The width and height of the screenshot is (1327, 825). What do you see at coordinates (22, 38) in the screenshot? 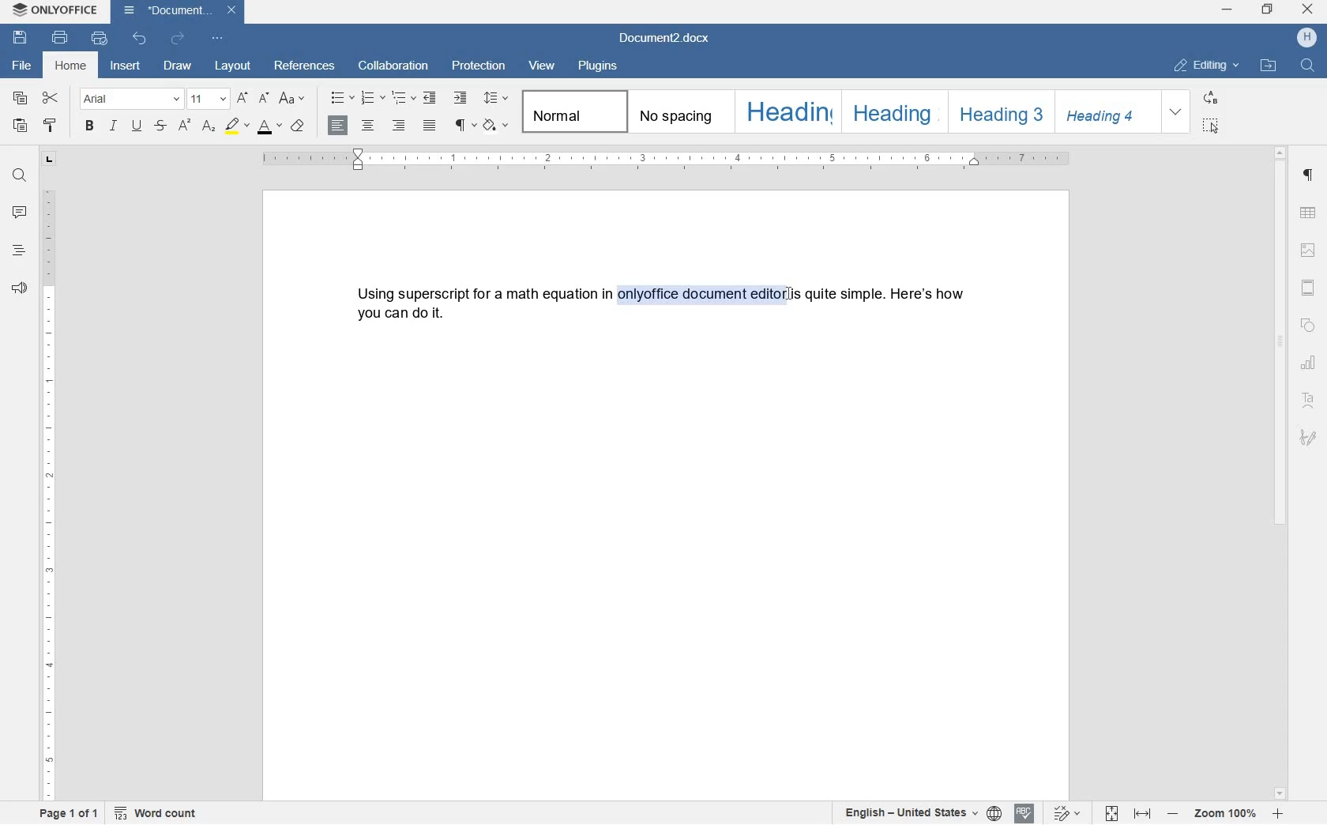
I see `save` at bounding box center [22, 38].